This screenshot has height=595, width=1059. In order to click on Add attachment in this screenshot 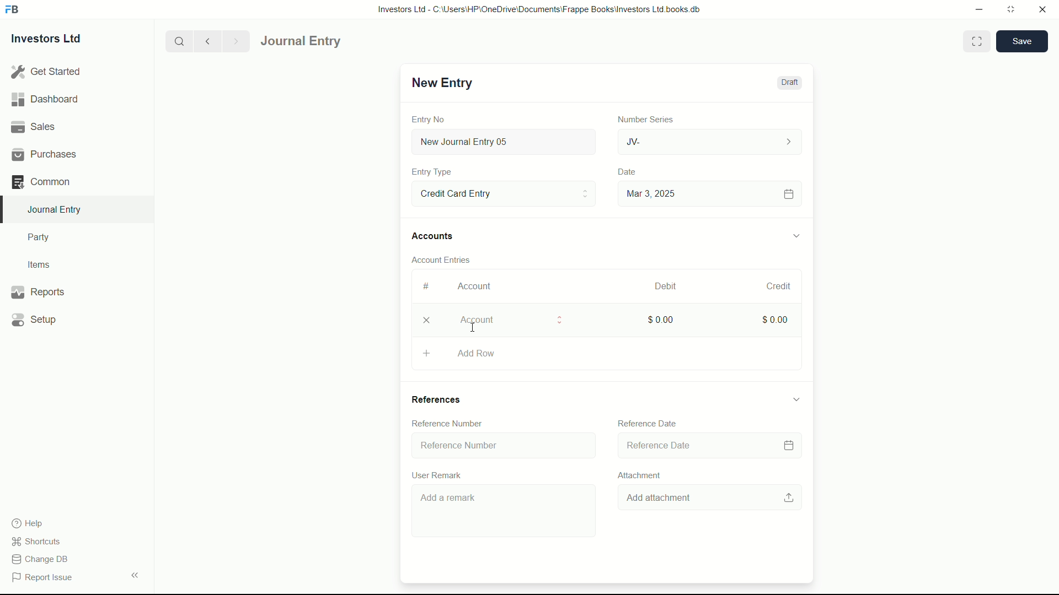, I will do `click(713, 497)`.